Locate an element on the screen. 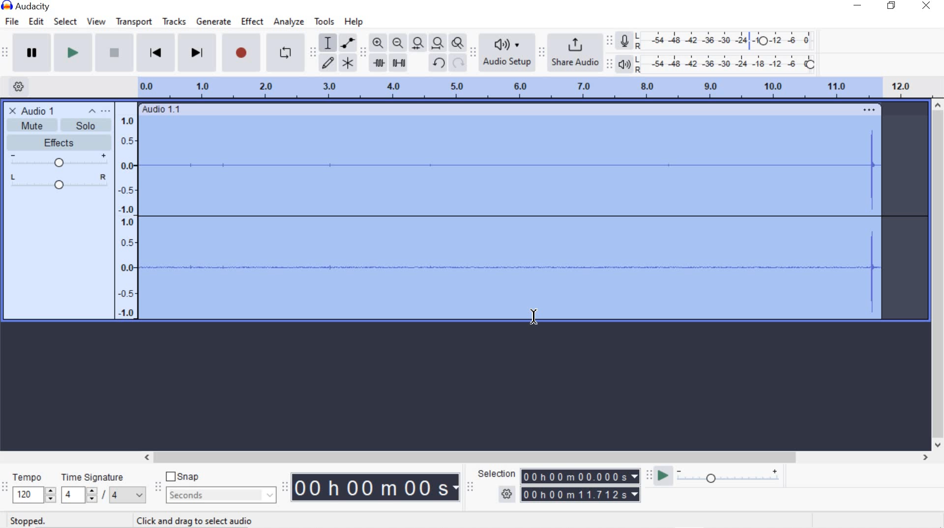 Image resolution: width=944 pixels, height=528 pixels. Transport Toolbar is located at coordinates (6, 53).